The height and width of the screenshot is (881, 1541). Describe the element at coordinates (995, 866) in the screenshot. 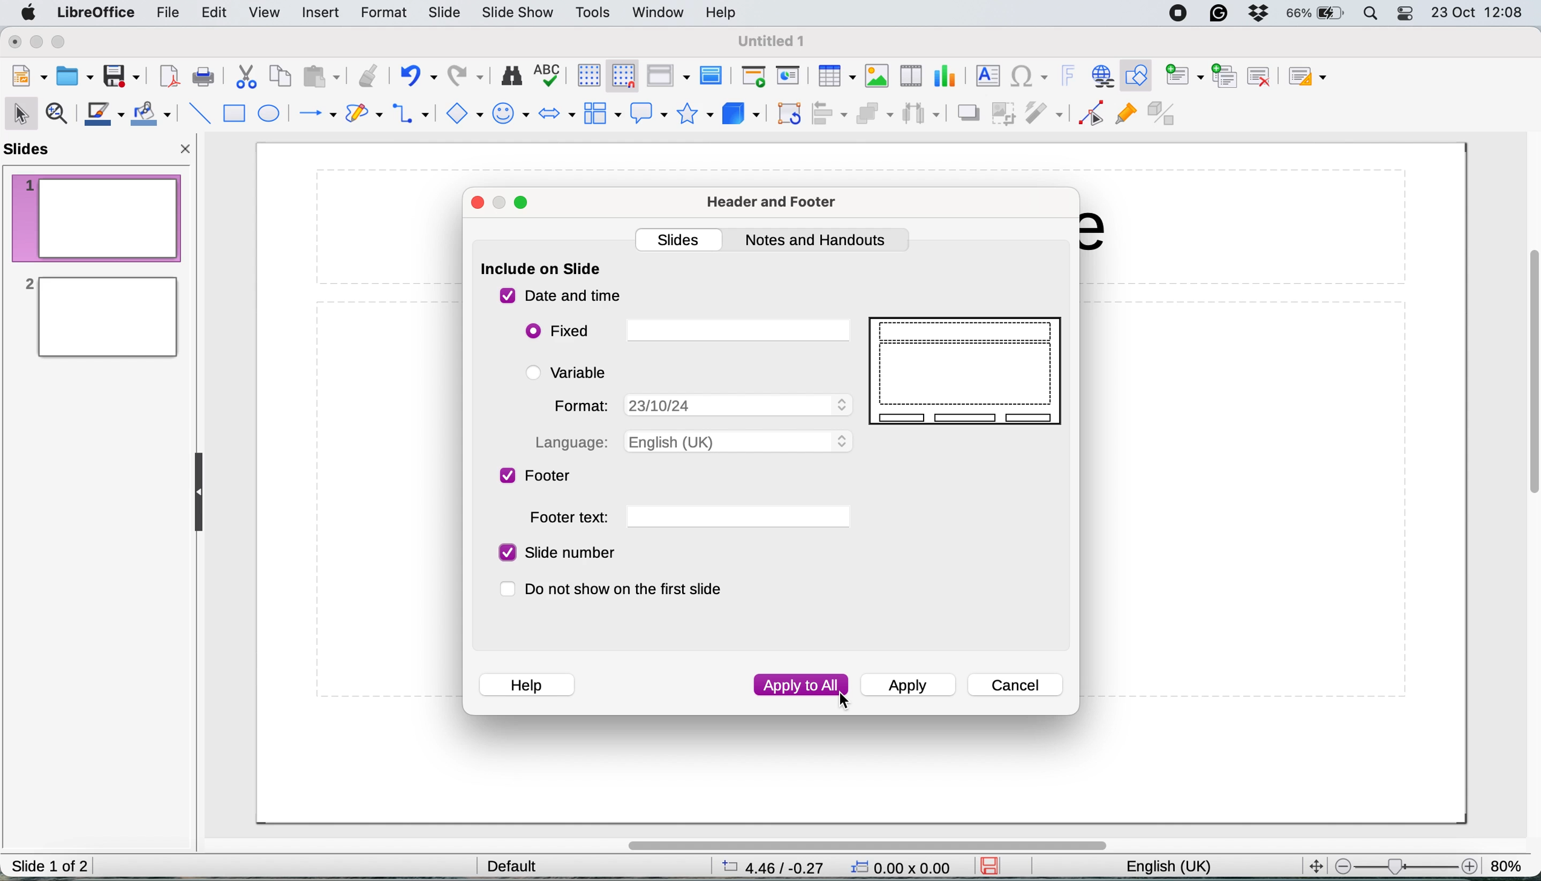

I see `save` at that location.